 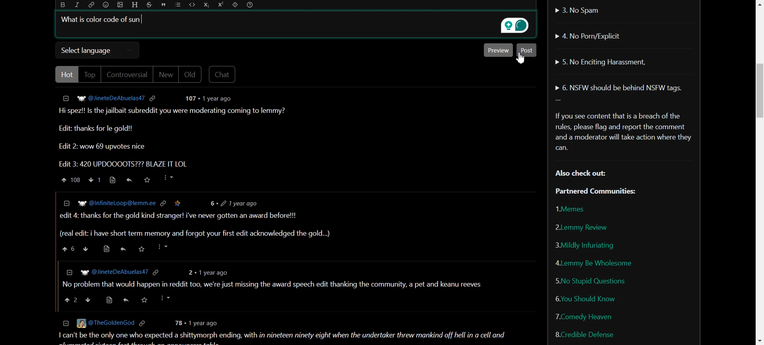 What do you see at coordinates (589, 36) in the screenshot?
I see `No Porn/Explicit` at bounding box center [589, 36].